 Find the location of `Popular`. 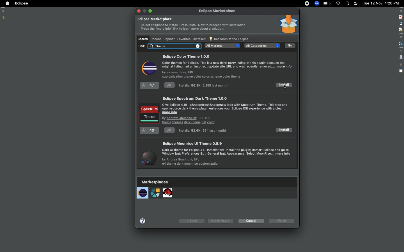

Popular is located at coordinates (169, 39).